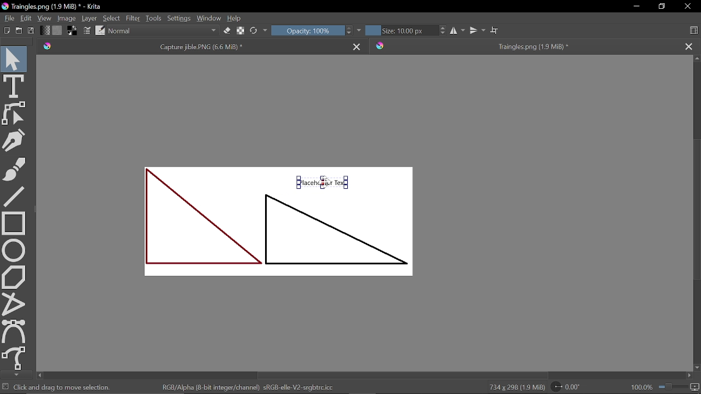  Describe the element at coordinates (89, 18) in the screenshot. I see `Layer` at that location.